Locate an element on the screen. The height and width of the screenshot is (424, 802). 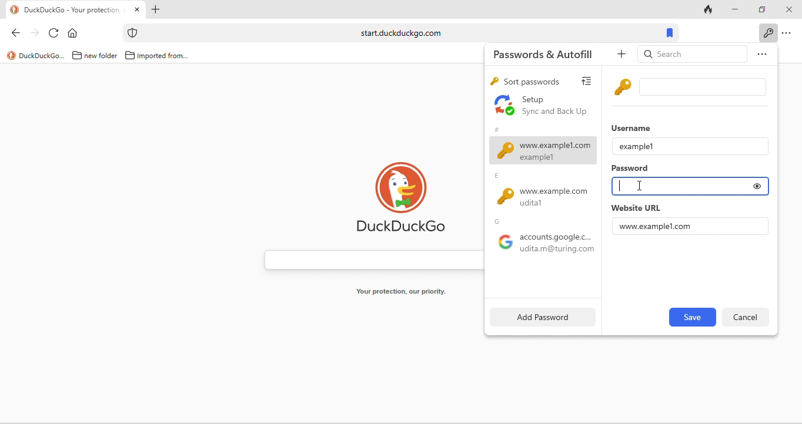
back is located at coordinates (12, 32).